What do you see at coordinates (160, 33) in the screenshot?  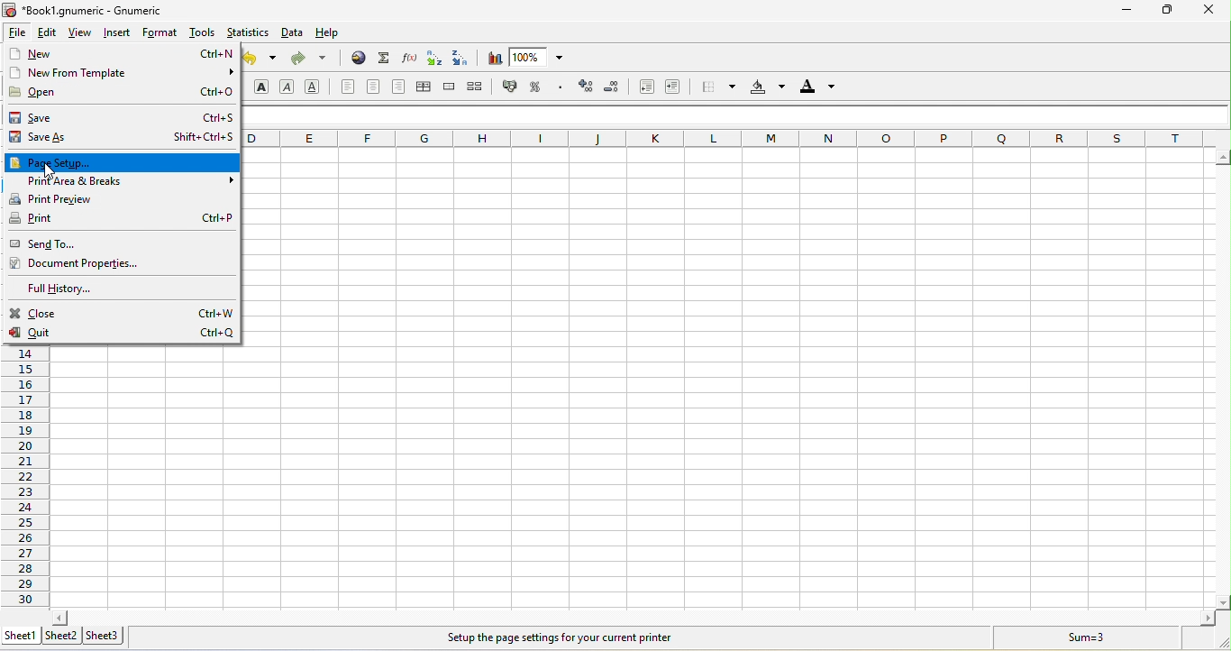 I see `format` at bounding box center [160, 33].